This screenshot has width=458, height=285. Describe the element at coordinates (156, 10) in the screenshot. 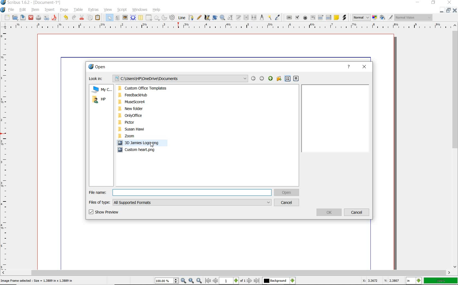

I see `help` at that location.